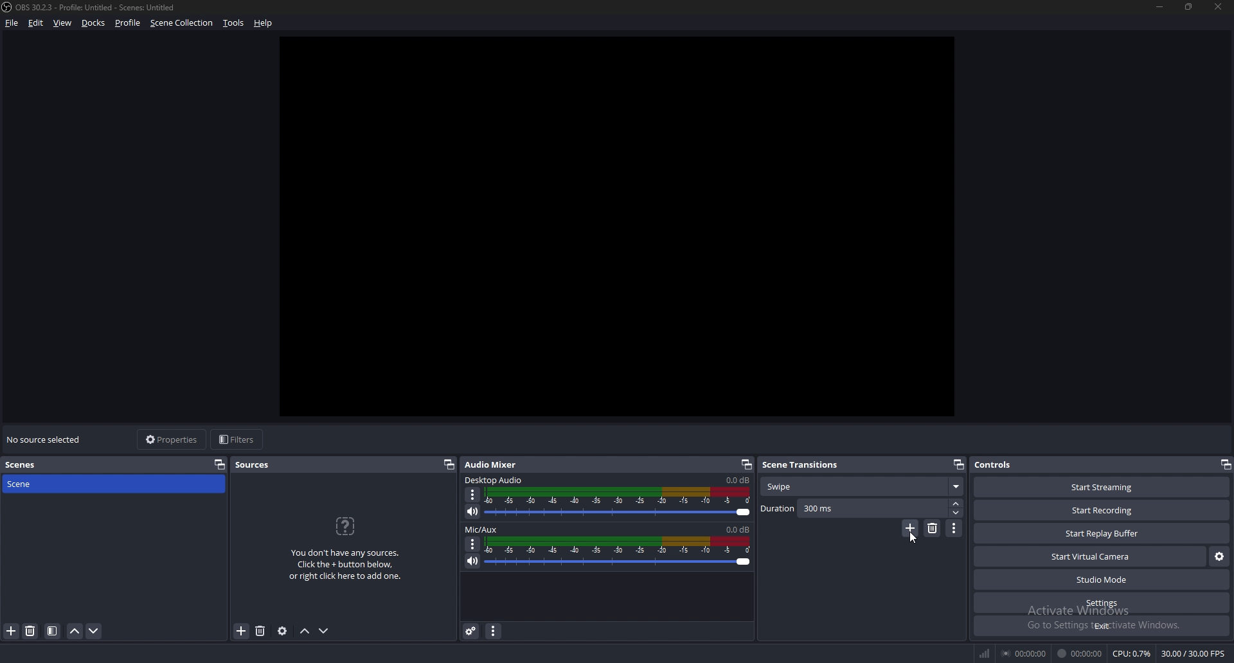  I want to click on remove scene, so click(32, 630).